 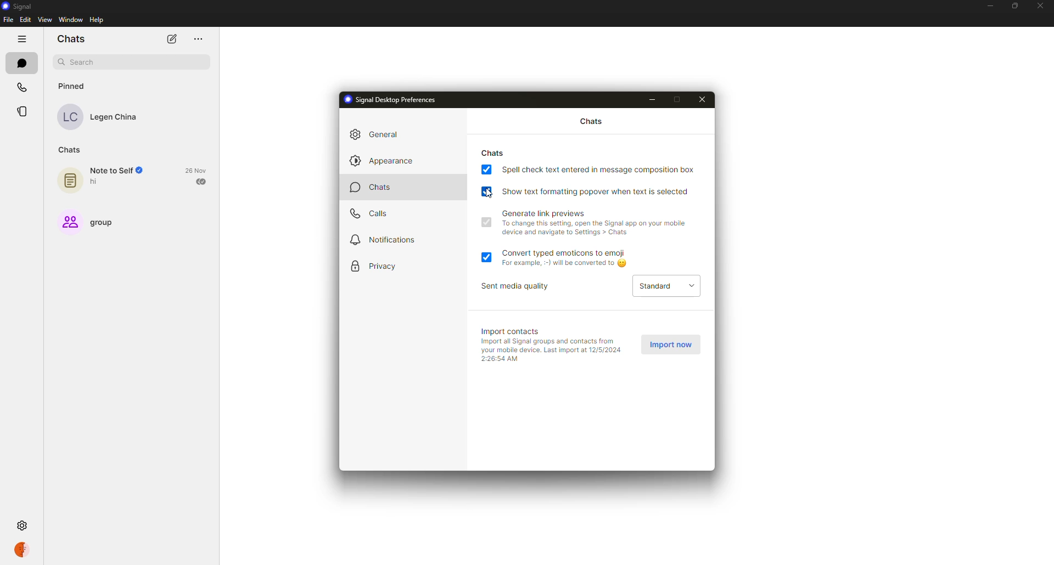 What do you see at coordinates (45, 20) in the screenshot?
I see `view` at bounding box center [45, 20].